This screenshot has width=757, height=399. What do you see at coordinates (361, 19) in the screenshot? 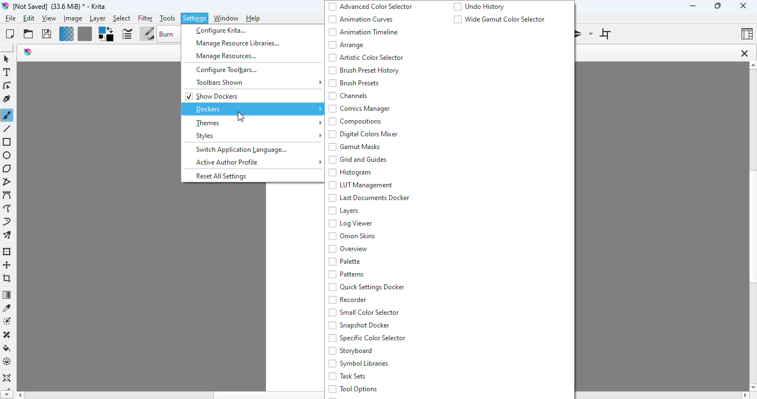
I see `animation curves` at bounding box center [361, 19].